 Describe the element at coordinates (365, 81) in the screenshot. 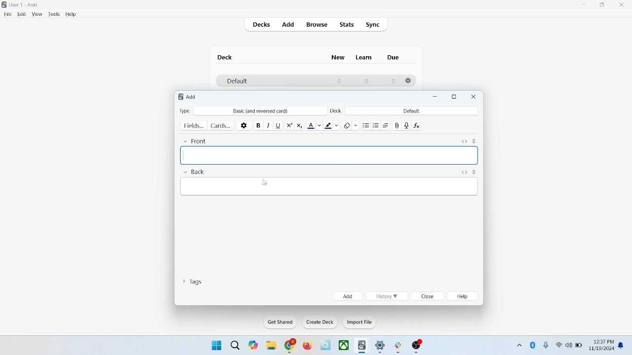

I see `0` at that location.